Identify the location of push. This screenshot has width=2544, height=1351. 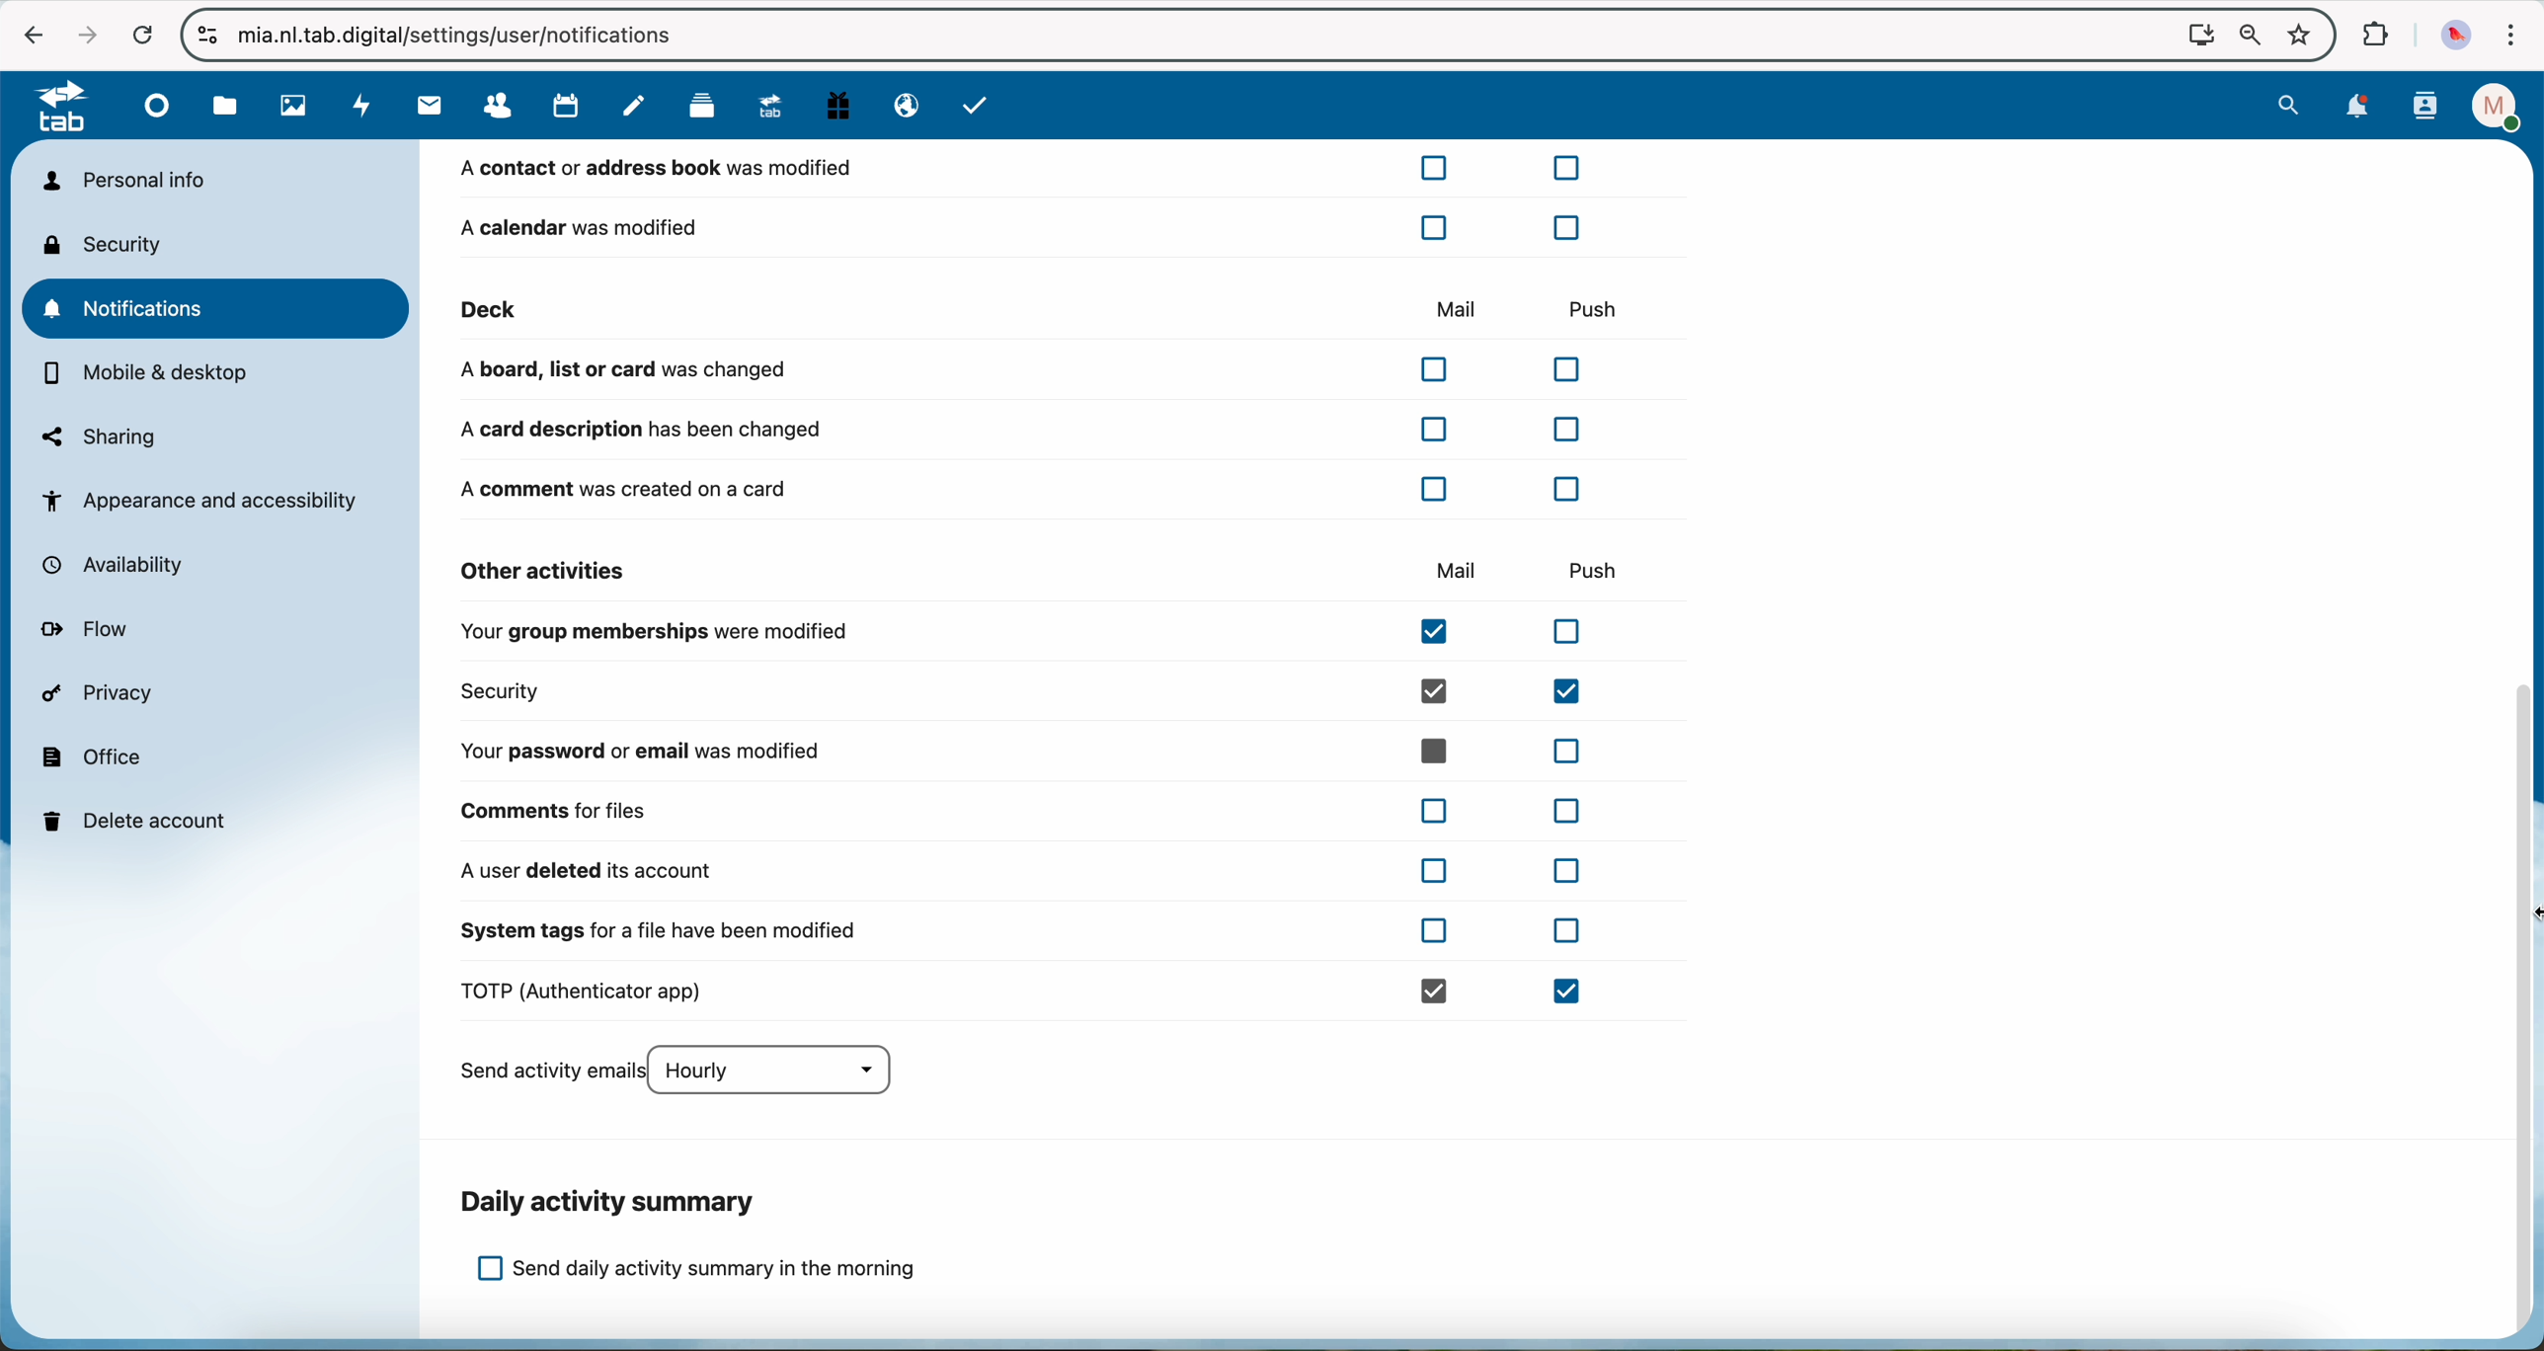
(1603, 568).